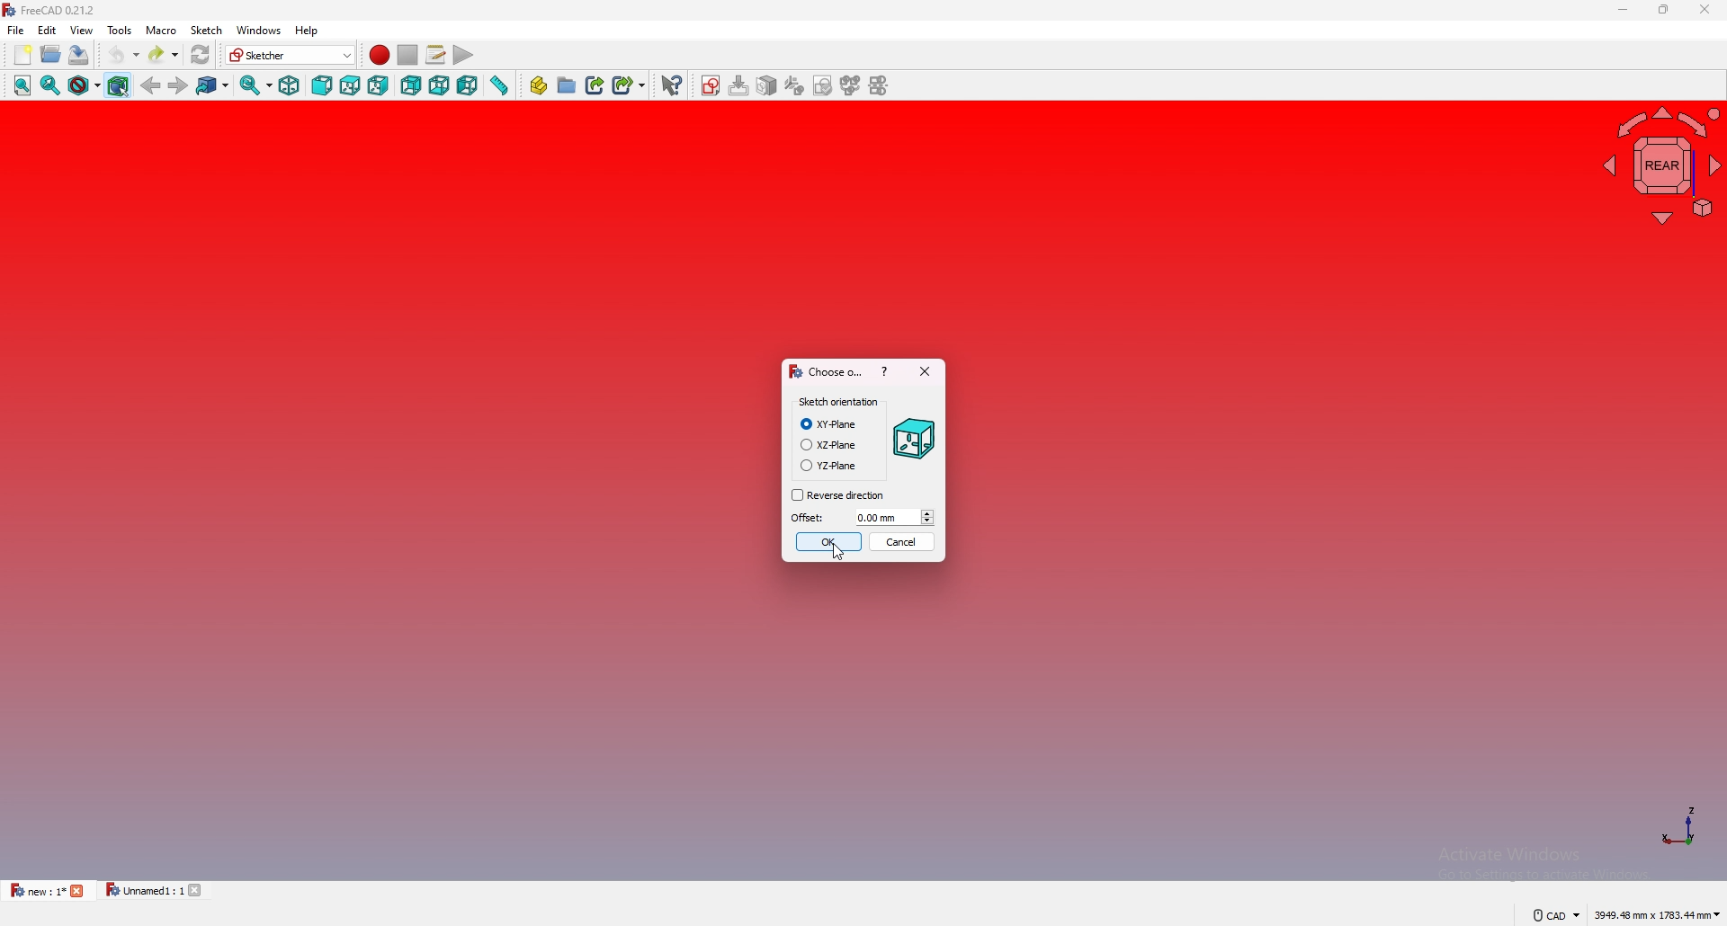 The height and width of the screenshot is (926, 1727). I want to click on create part, so click(538, 85).